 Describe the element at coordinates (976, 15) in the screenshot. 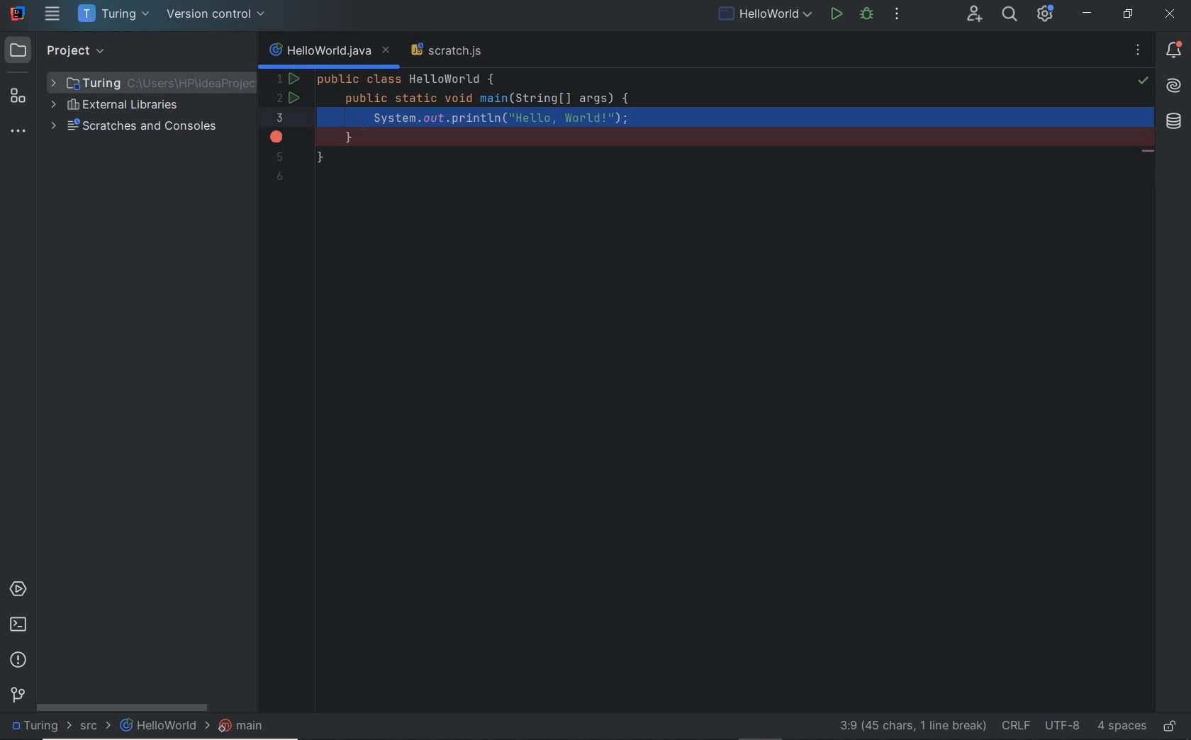

I see `code with me` at that location.